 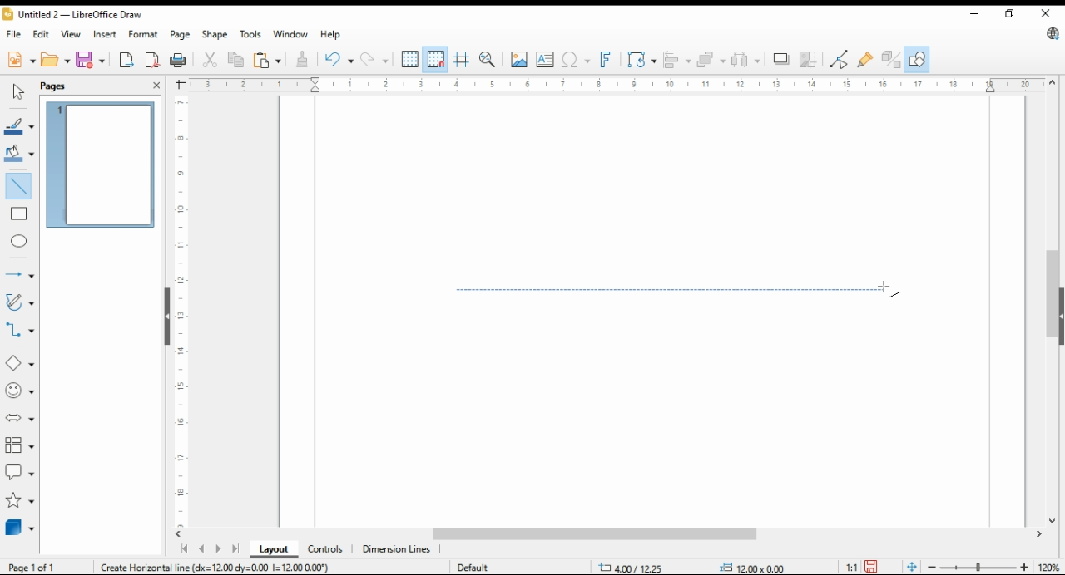 What do you see at coordinates (463, 59) in the screenshot?
I see `helplines while moving` at bounding box center [463, 59].